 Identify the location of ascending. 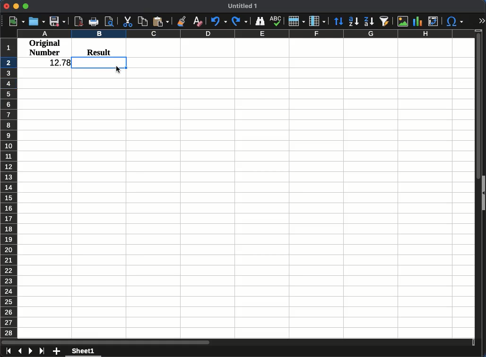
(354, 21).